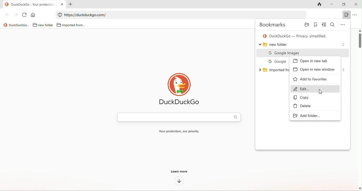 The image size is (362, 191). I want to click on edit, so click(314, 88).